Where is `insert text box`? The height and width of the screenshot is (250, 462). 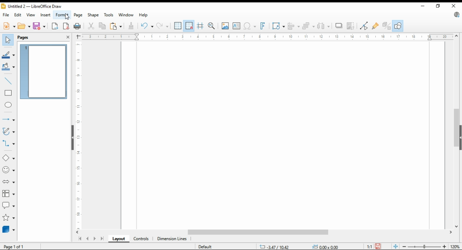
insert text box is located at coordinates (236, 26).